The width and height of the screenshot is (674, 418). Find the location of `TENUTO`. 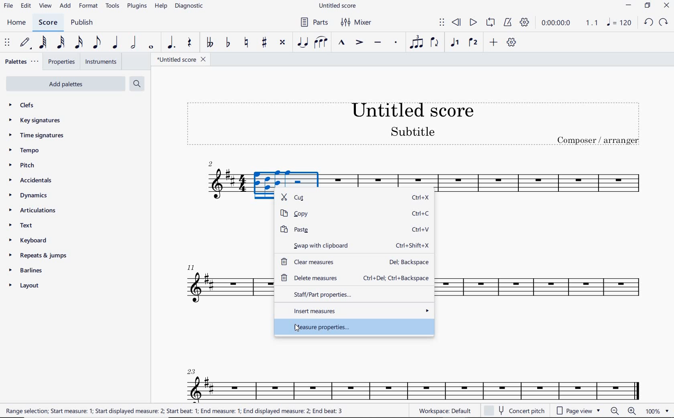

TENUTO is located at coordinates (377, 43).